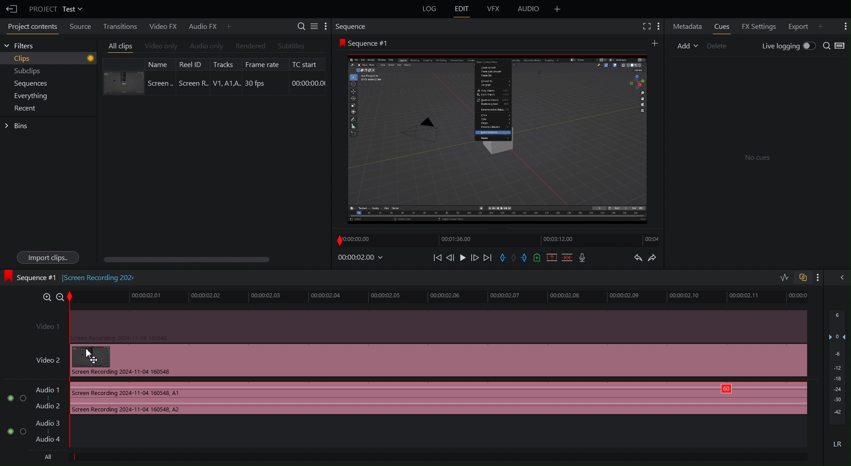 The width and height of the screenshot is (851, 466). I want to click on Export, so click(803, 27).